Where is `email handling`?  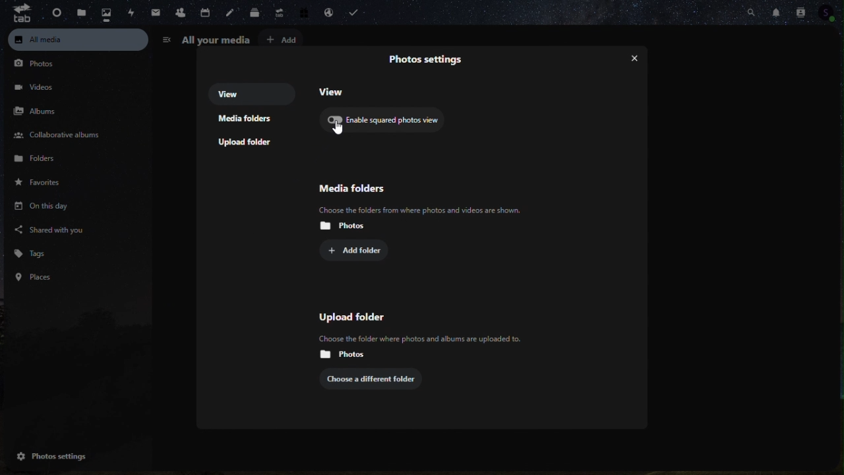
email handling is located at coordinates (330, 13).